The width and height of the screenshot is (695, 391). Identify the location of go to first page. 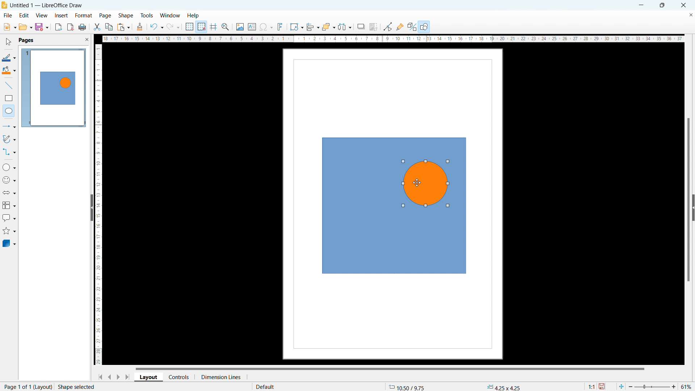
(99, 377).